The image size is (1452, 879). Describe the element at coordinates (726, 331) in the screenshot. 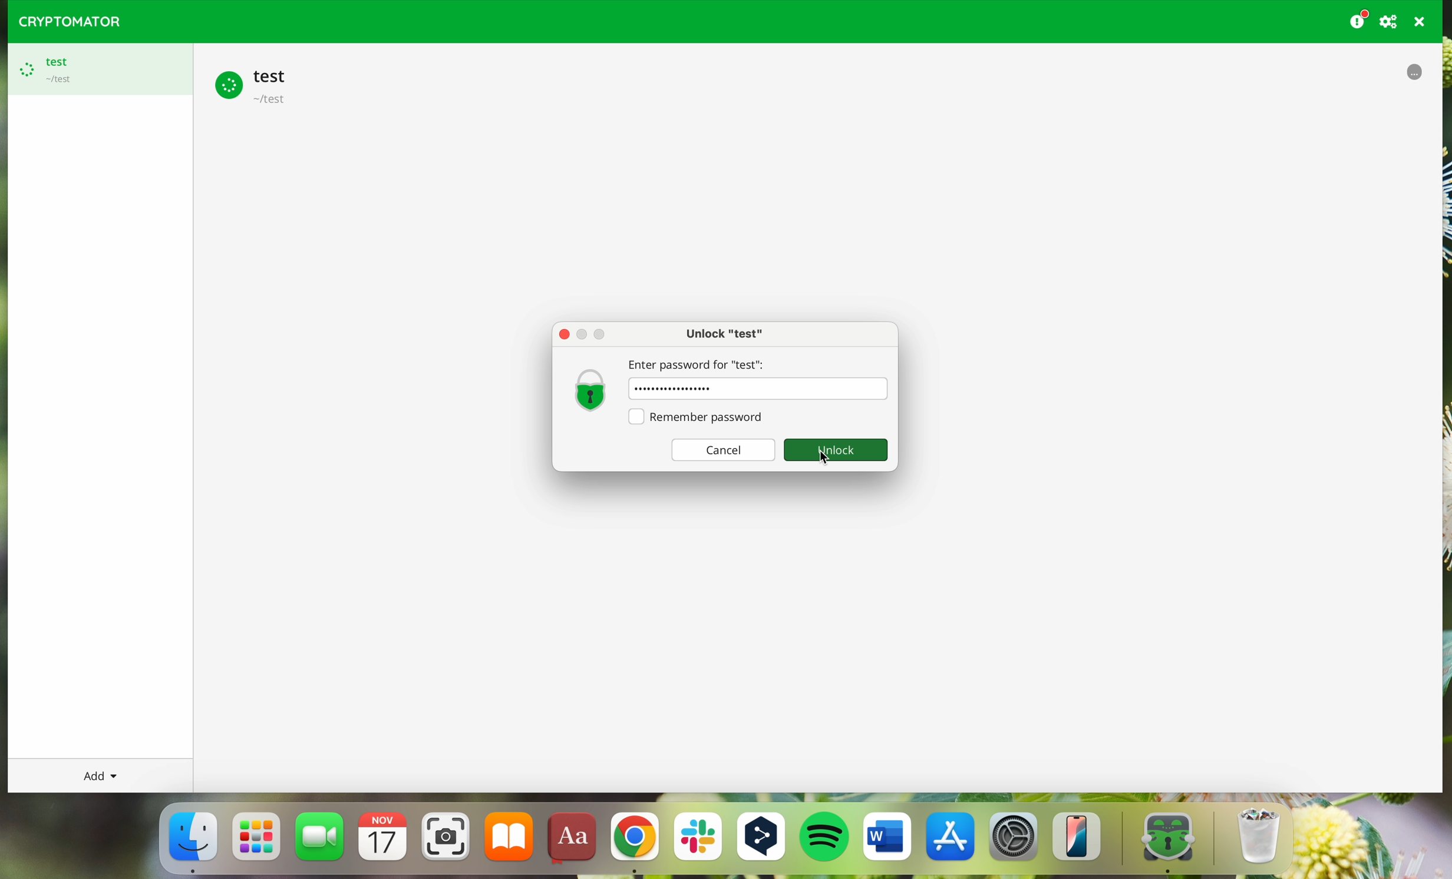

I see `unlock test window` at that location.